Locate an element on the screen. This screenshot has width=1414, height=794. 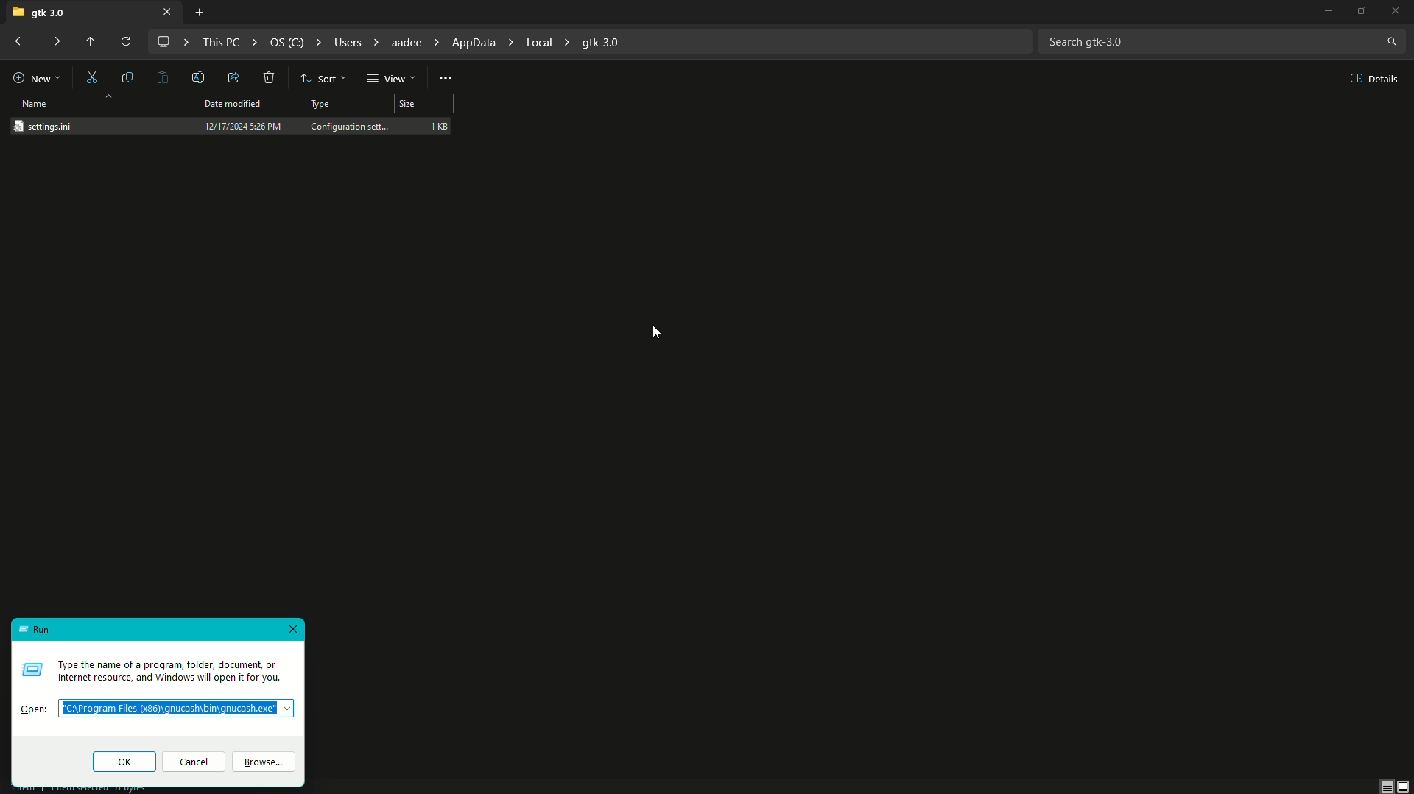
Configuration settings is located at coordinates (351, 125).